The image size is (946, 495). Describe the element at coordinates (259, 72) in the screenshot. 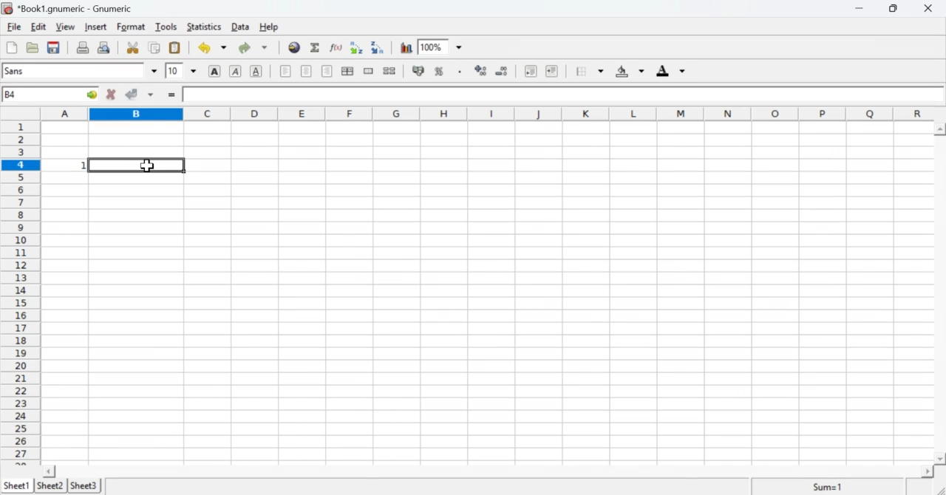

I see `Underline` at that location.